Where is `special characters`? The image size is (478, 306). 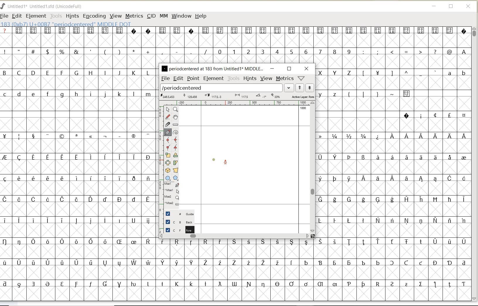
special characters is located at coordinates (394, 183).